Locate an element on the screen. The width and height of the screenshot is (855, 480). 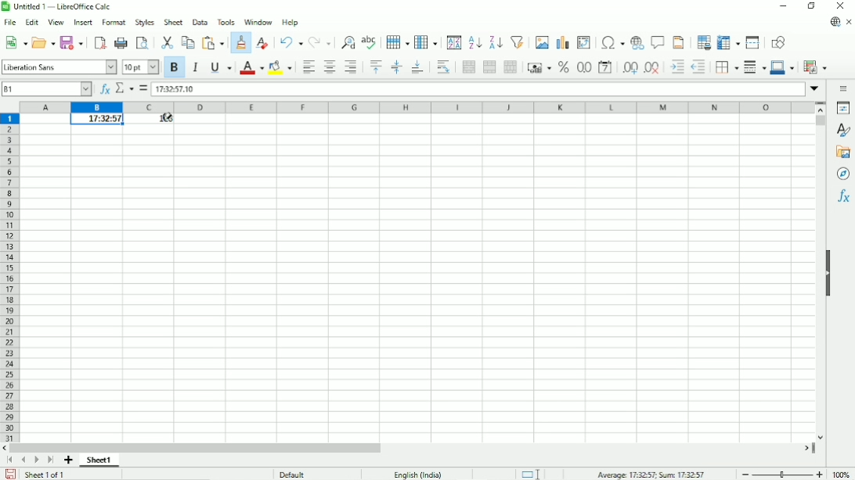
Insert is located at coordinates (82, 23).